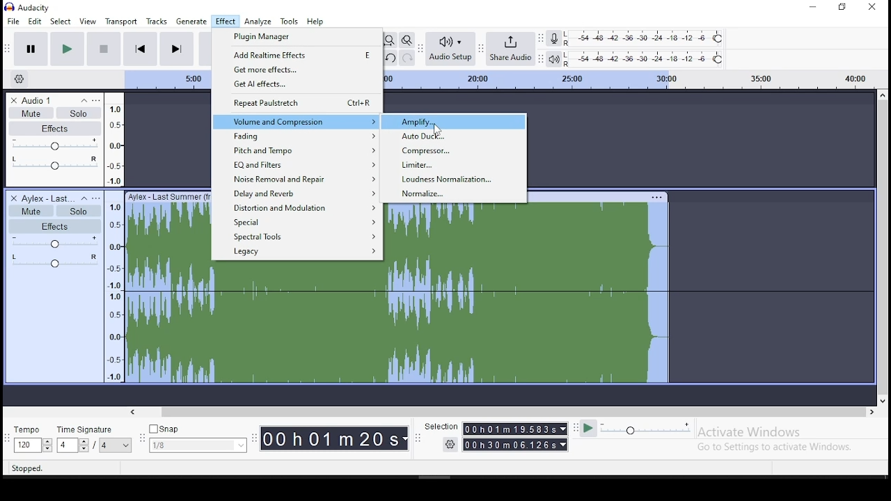 This screenshot has width=891, height=501. What do you see at coordinates (512, 47) in the screenshot?
I see `share audio` at bounding box center [512, 47].